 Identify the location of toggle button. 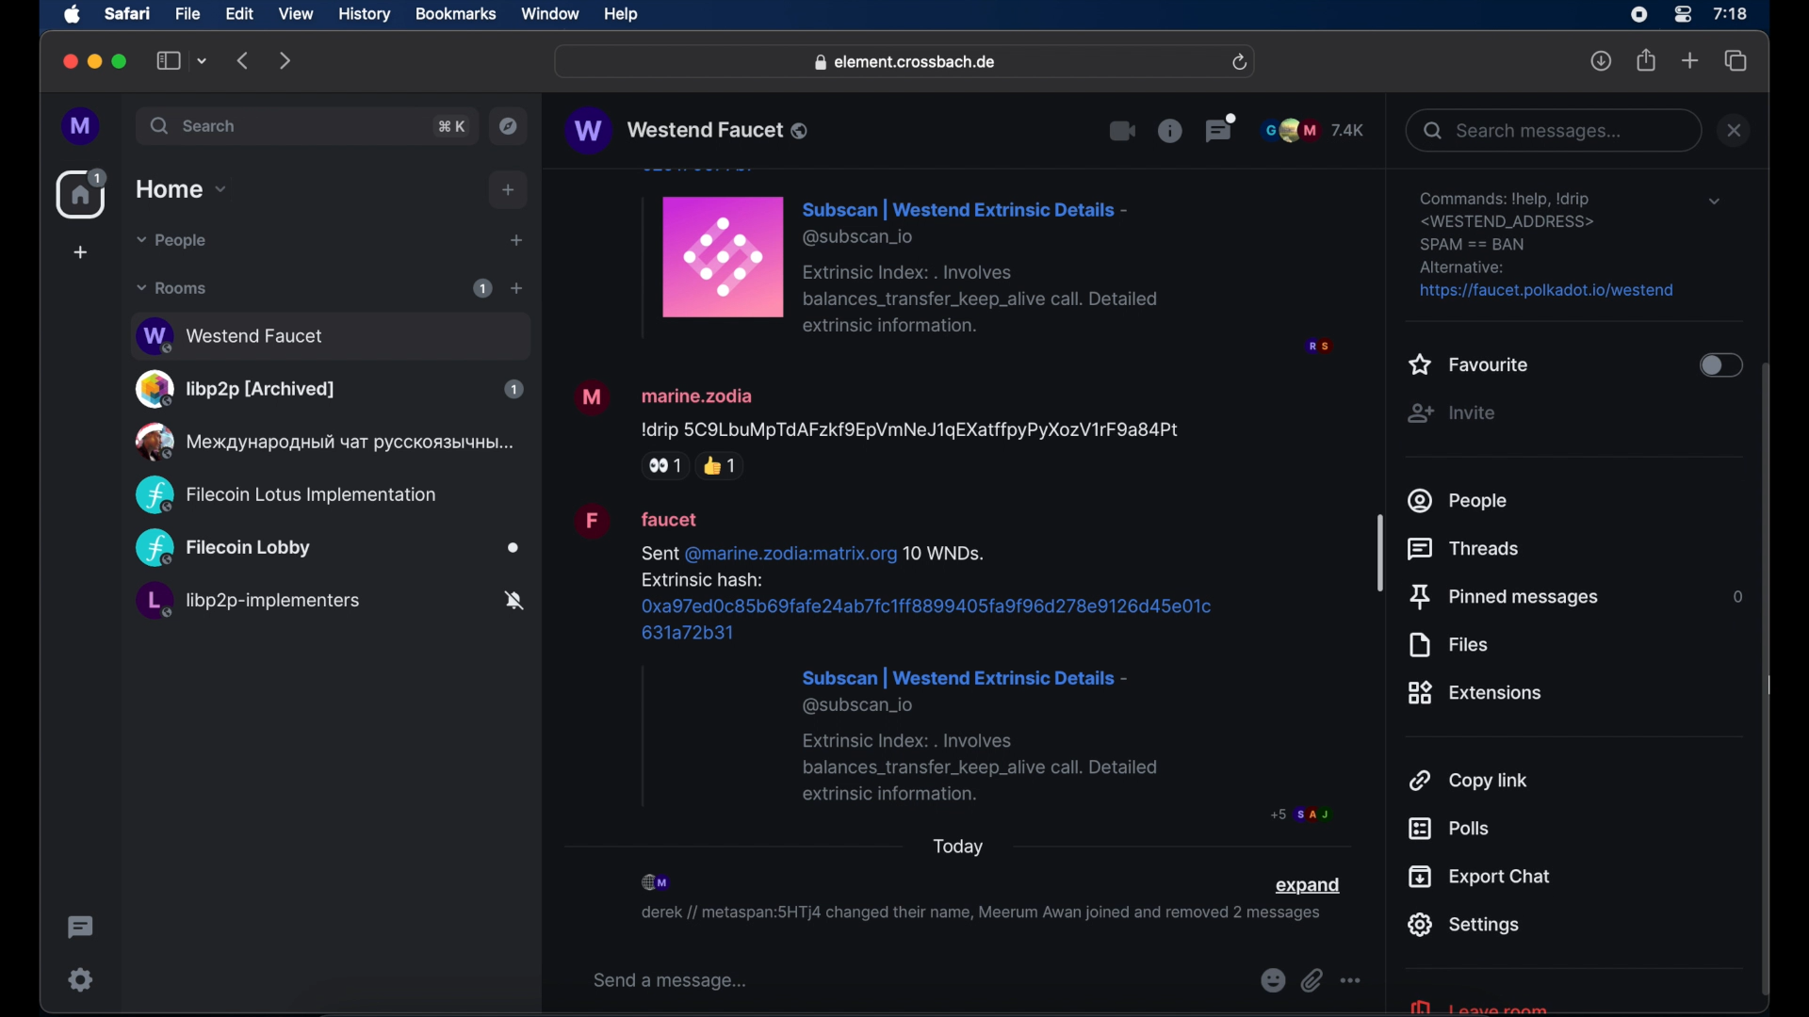
(1719, 367).